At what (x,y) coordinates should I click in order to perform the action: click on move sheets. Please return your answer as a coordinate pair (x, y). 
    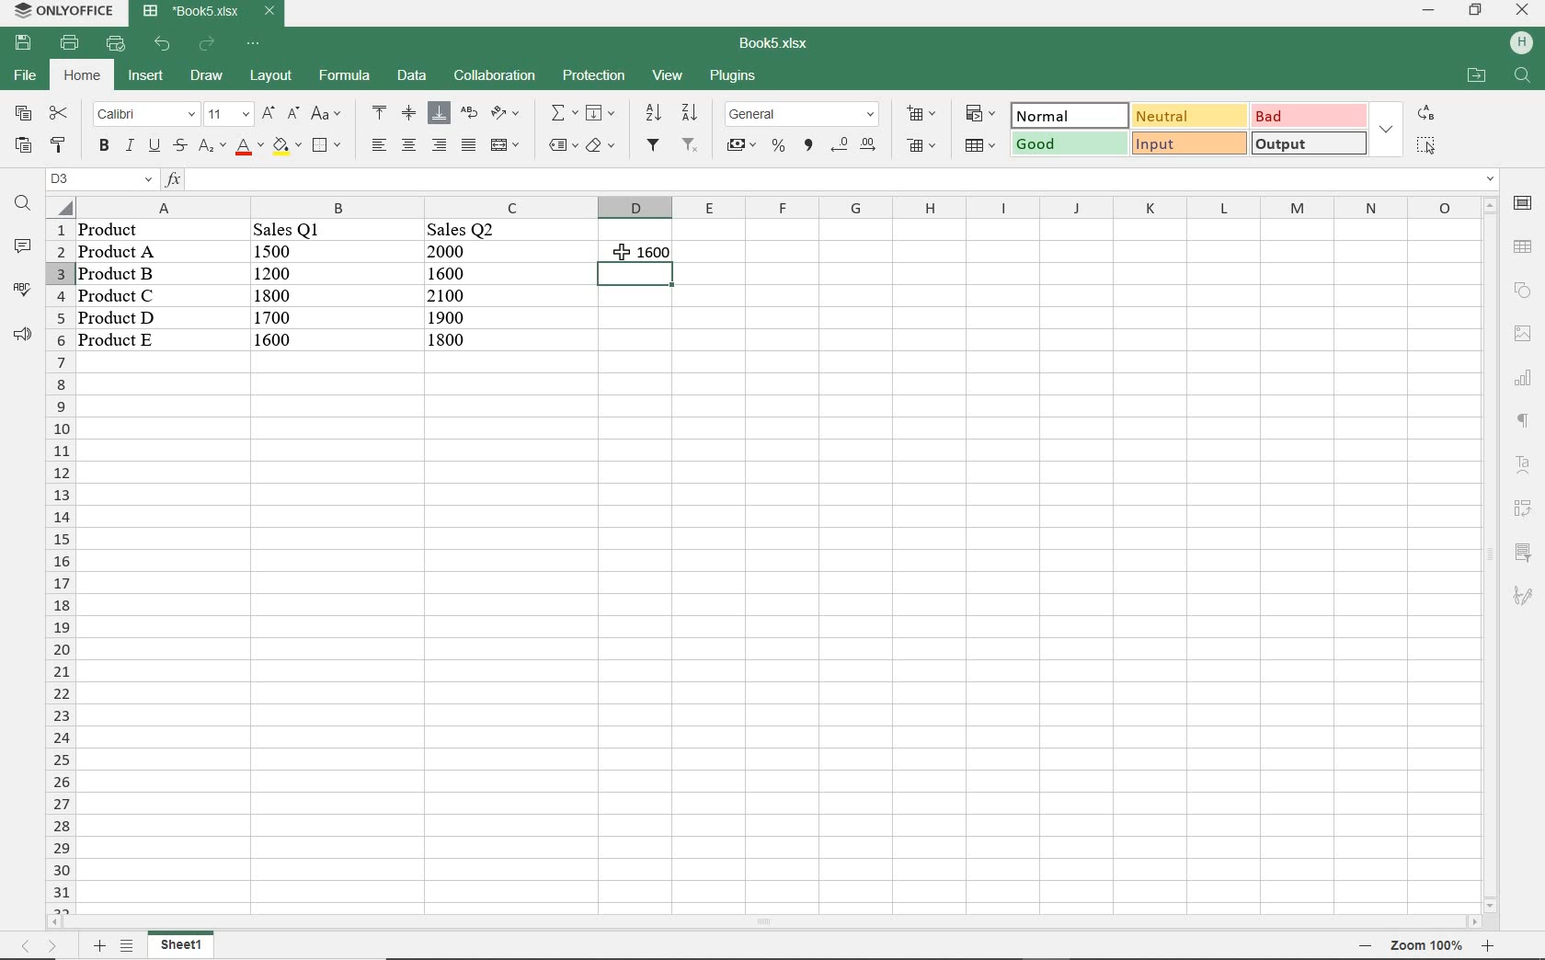
    Looking at the image, I should click on (44, 948).